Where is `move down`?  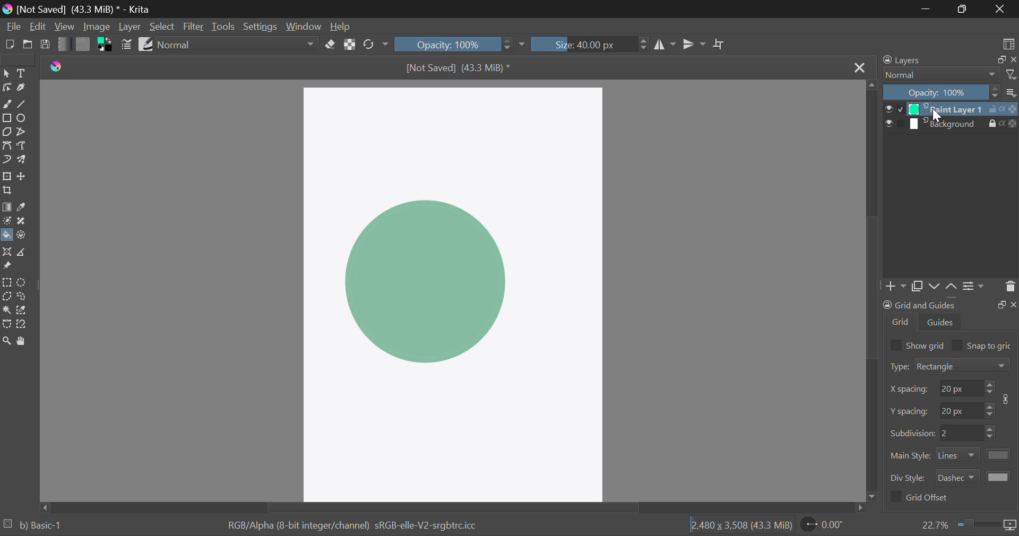
move down is located at coordinates (872, 494).